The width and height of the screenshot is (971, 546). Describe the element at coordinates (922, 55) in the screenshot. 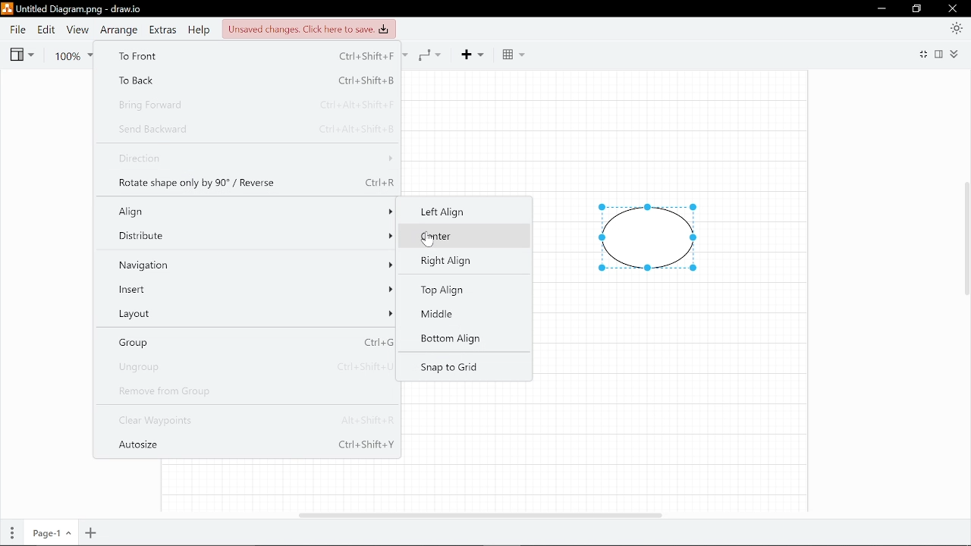

I see `Fullscreen` at that location.